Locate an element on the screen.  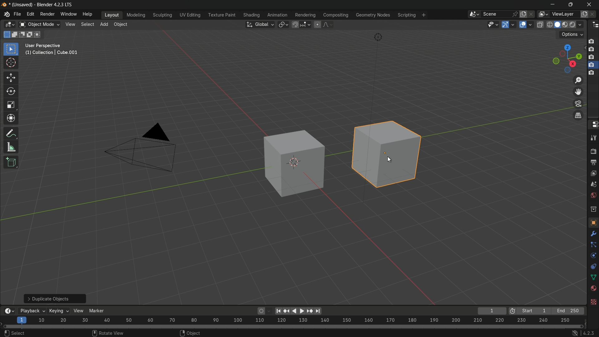
physics is located at coordinates (593, 256).